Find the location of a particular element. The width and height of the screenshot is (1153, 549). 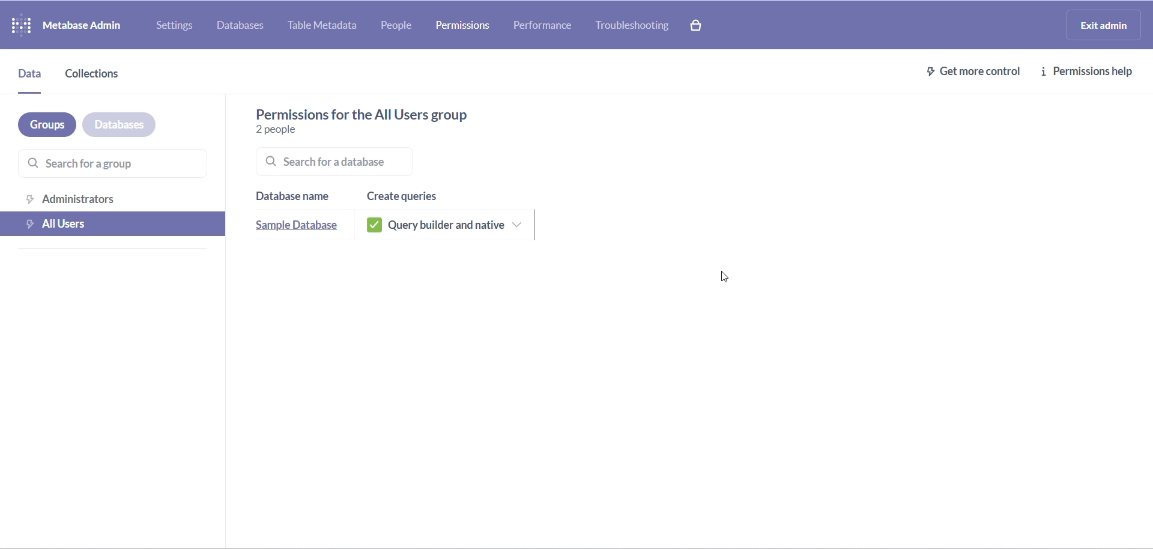

data is located at coordinates (32, 73).